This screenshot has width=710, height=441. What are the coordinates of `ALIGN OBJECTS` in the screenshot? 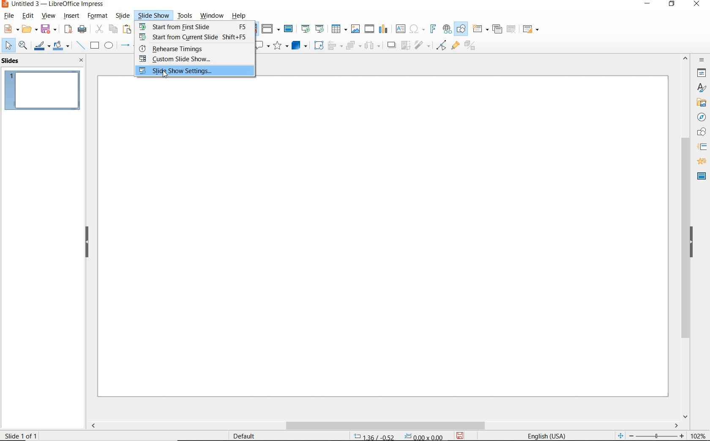 It's located at (333, 46).